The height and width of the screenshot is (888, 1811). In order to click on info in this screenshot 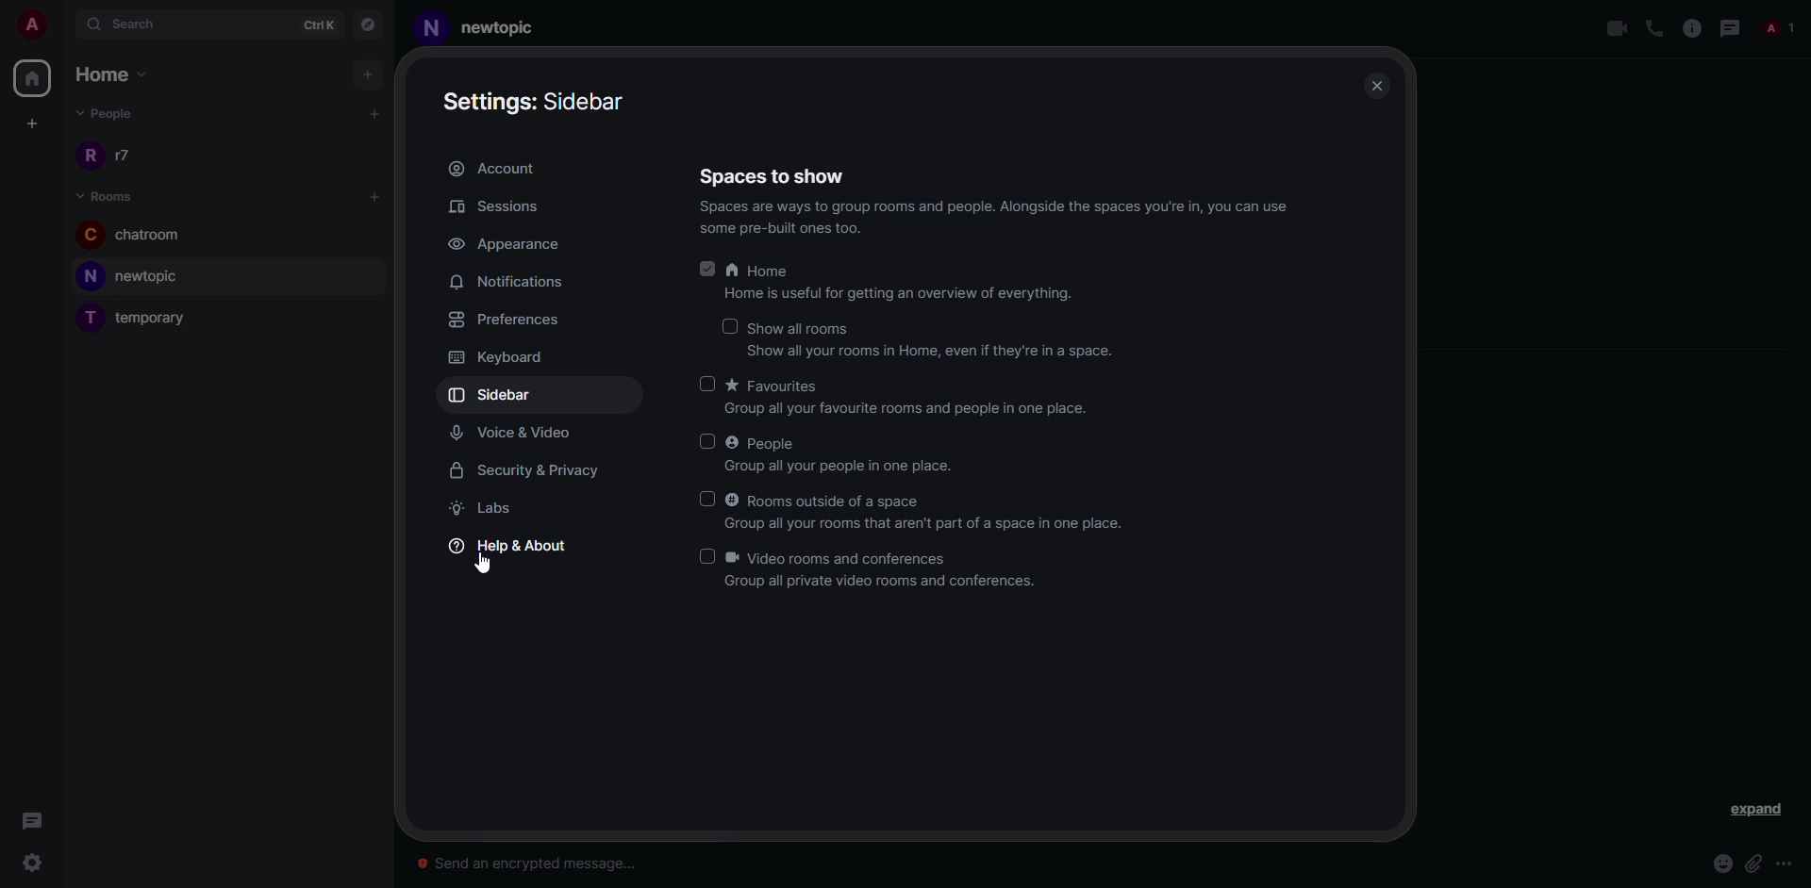, I will do `click(905, 294)`.